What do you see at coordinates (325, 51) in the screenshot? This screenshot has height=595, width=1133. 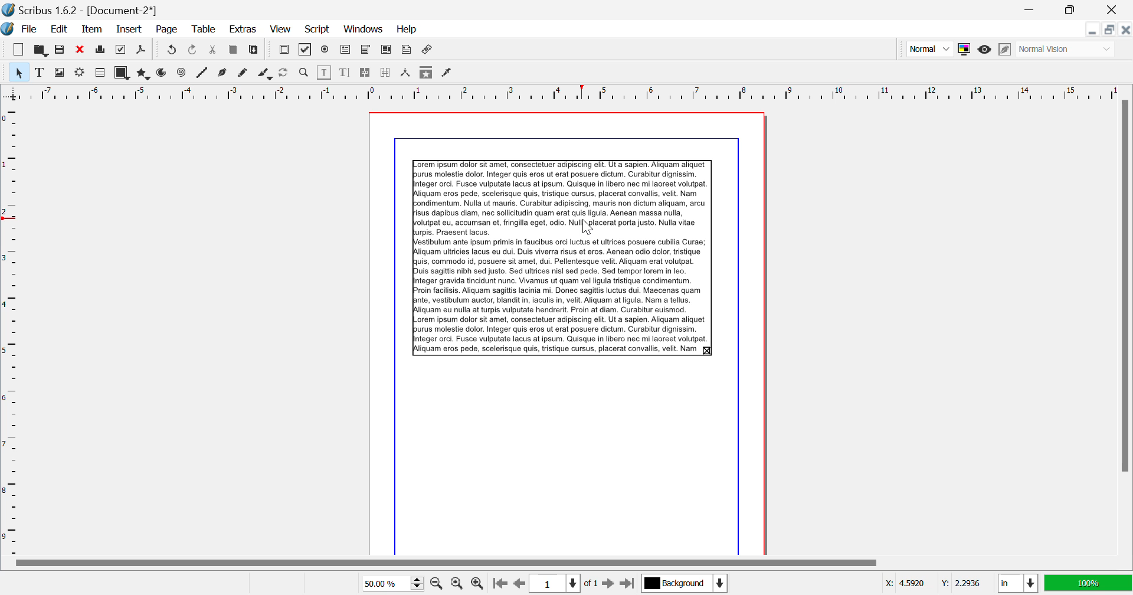 I see `Pdf Radio Button` at bounding box center [325, 51].